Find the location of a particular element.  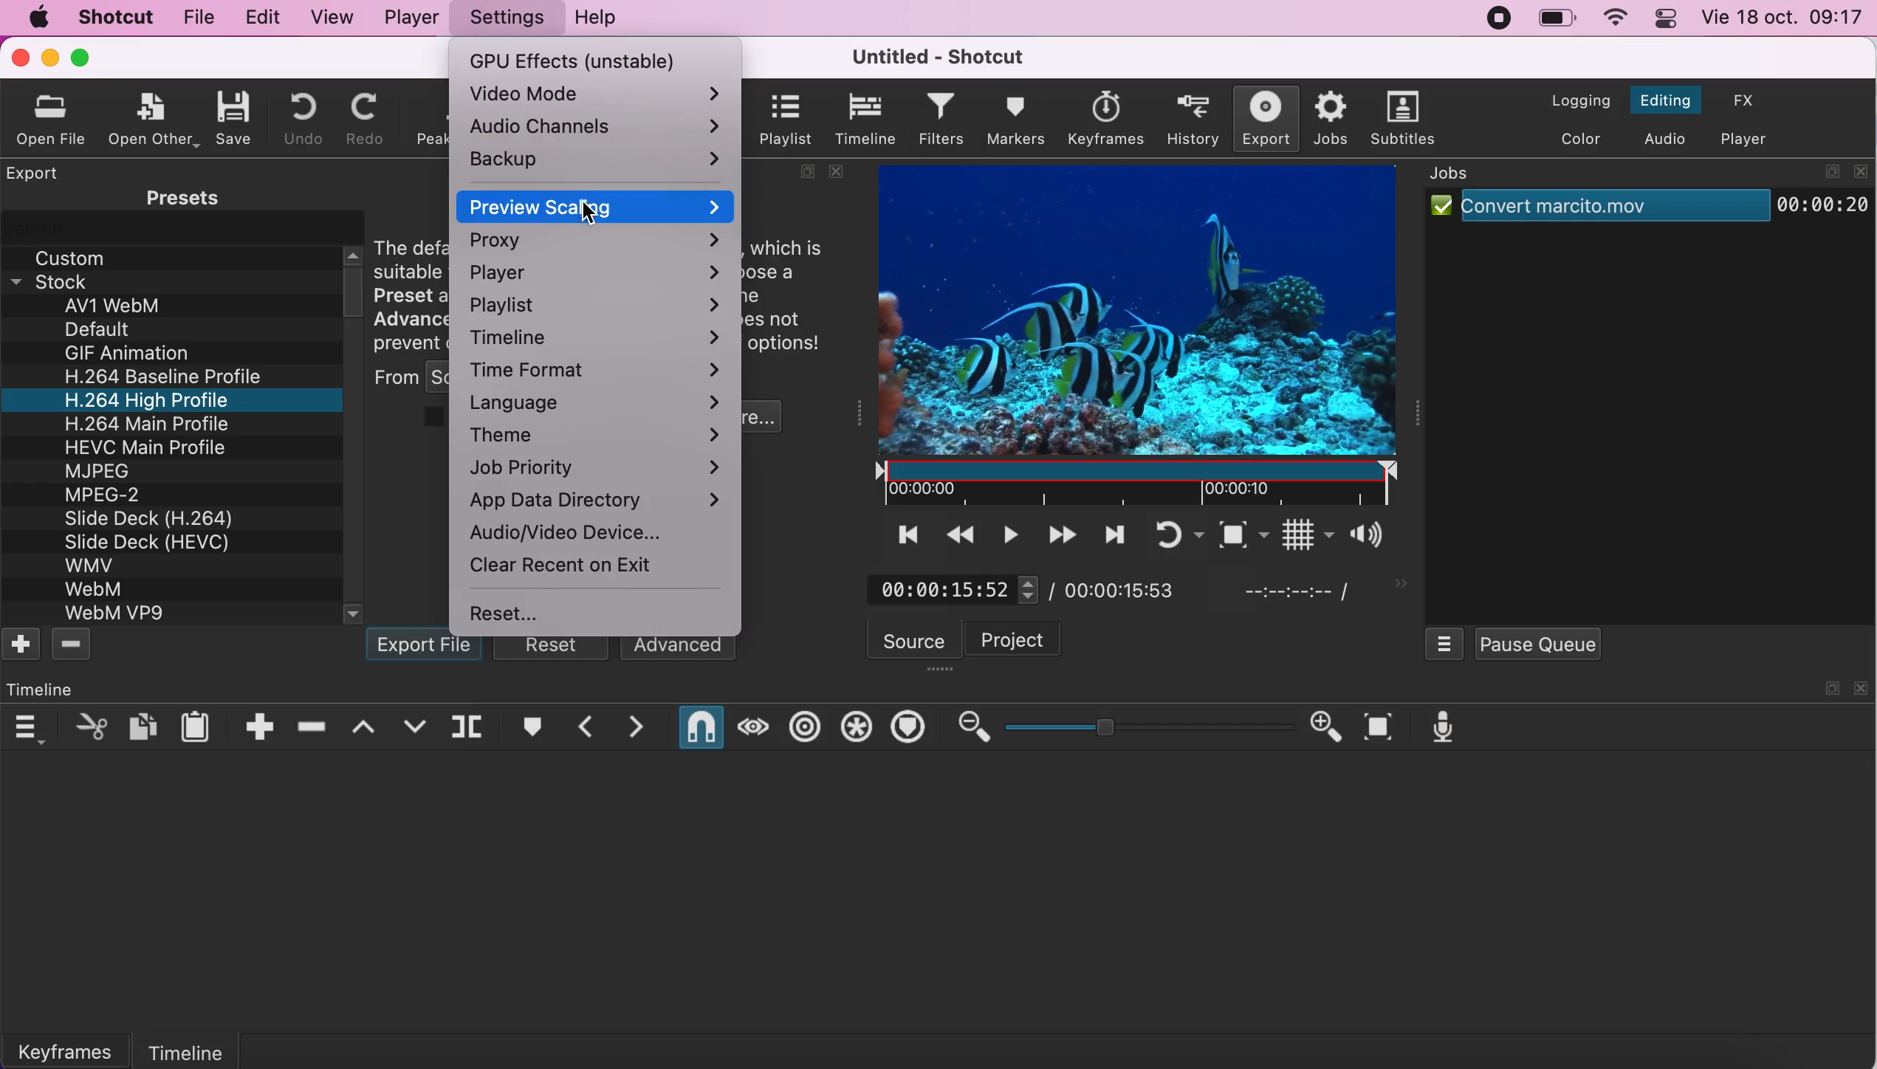

play quickly backwards is located at coordinates (958, 534).